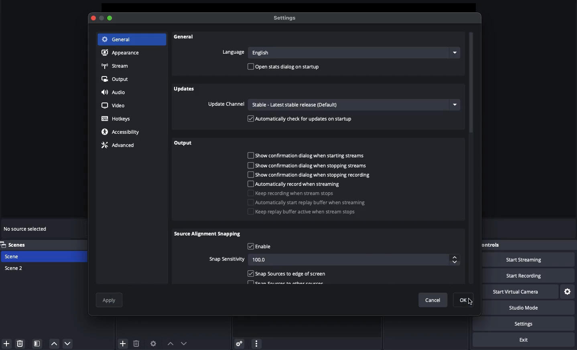  I want to click on General, so click(118, 39).